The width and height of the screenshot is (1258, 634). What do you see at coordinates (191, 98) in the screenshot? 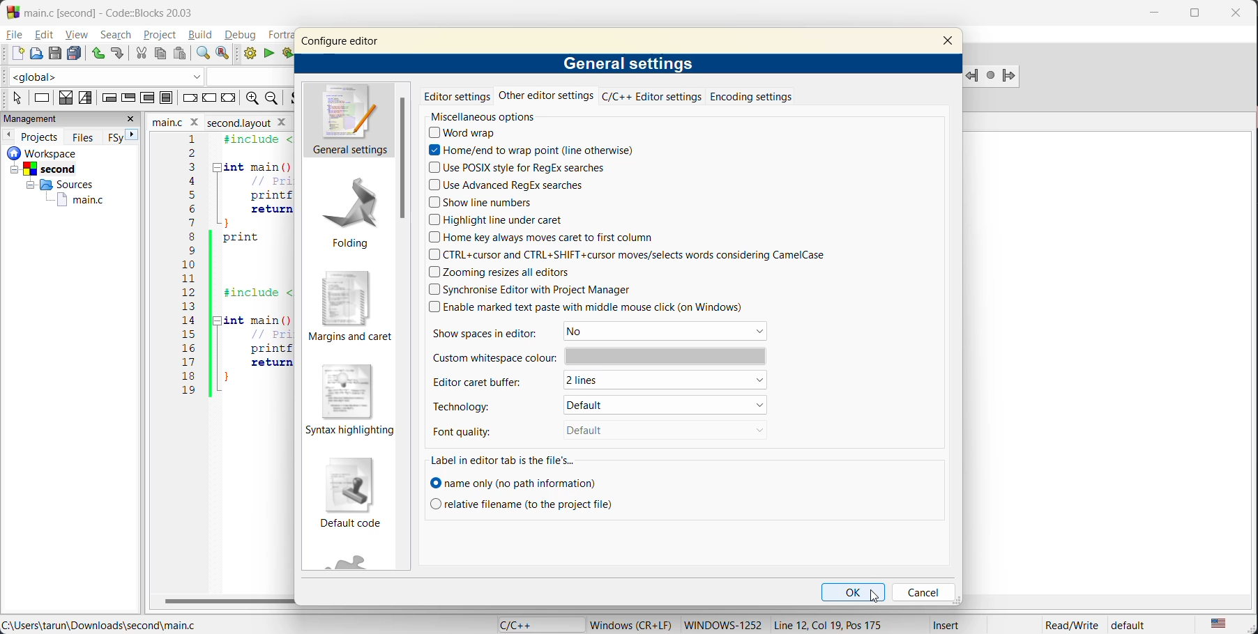
I see `break instruction` at bounding box center [191, 98].